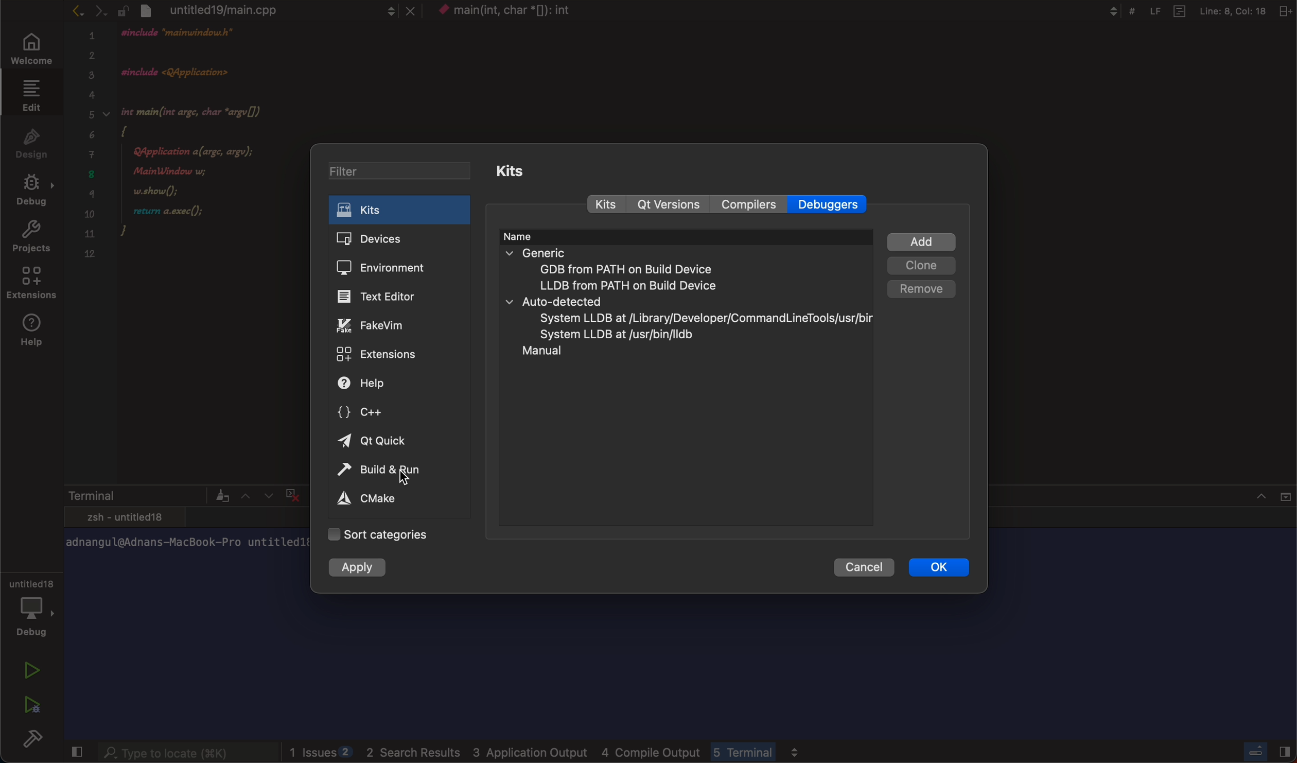 The image size is (1297, 763). I want to click on kits, so click(399, 209).